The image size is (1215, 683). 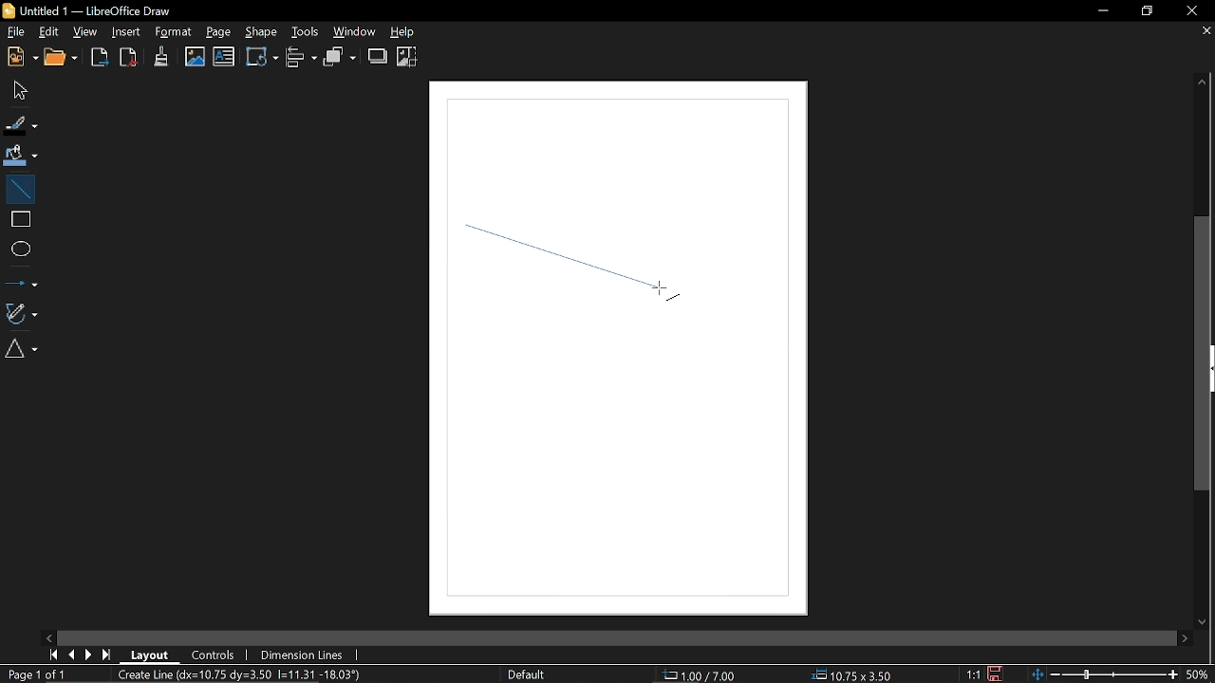 What do you see at coordinates (196, 57) in the screenshot?
I see `Insert image` at bounding box center [196, 57].